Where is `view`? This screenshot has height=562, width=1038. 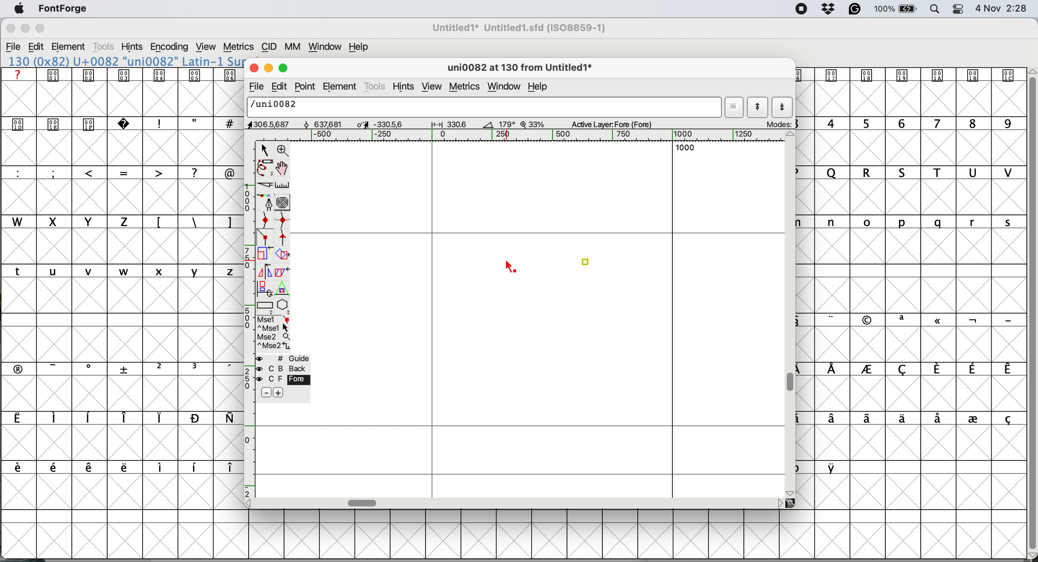 view is located at coordinates (207, 47).